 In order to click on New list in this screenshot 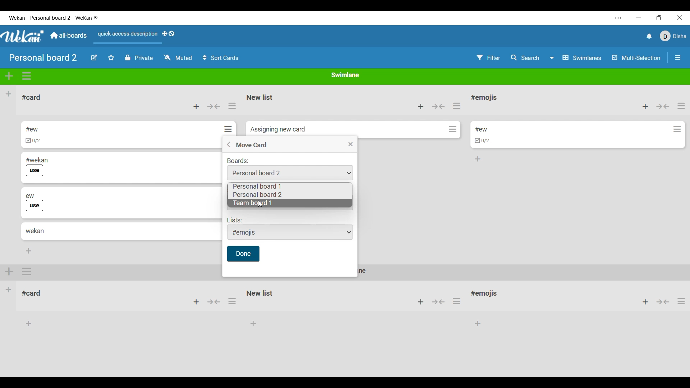, I will do `click(260, 293)`.